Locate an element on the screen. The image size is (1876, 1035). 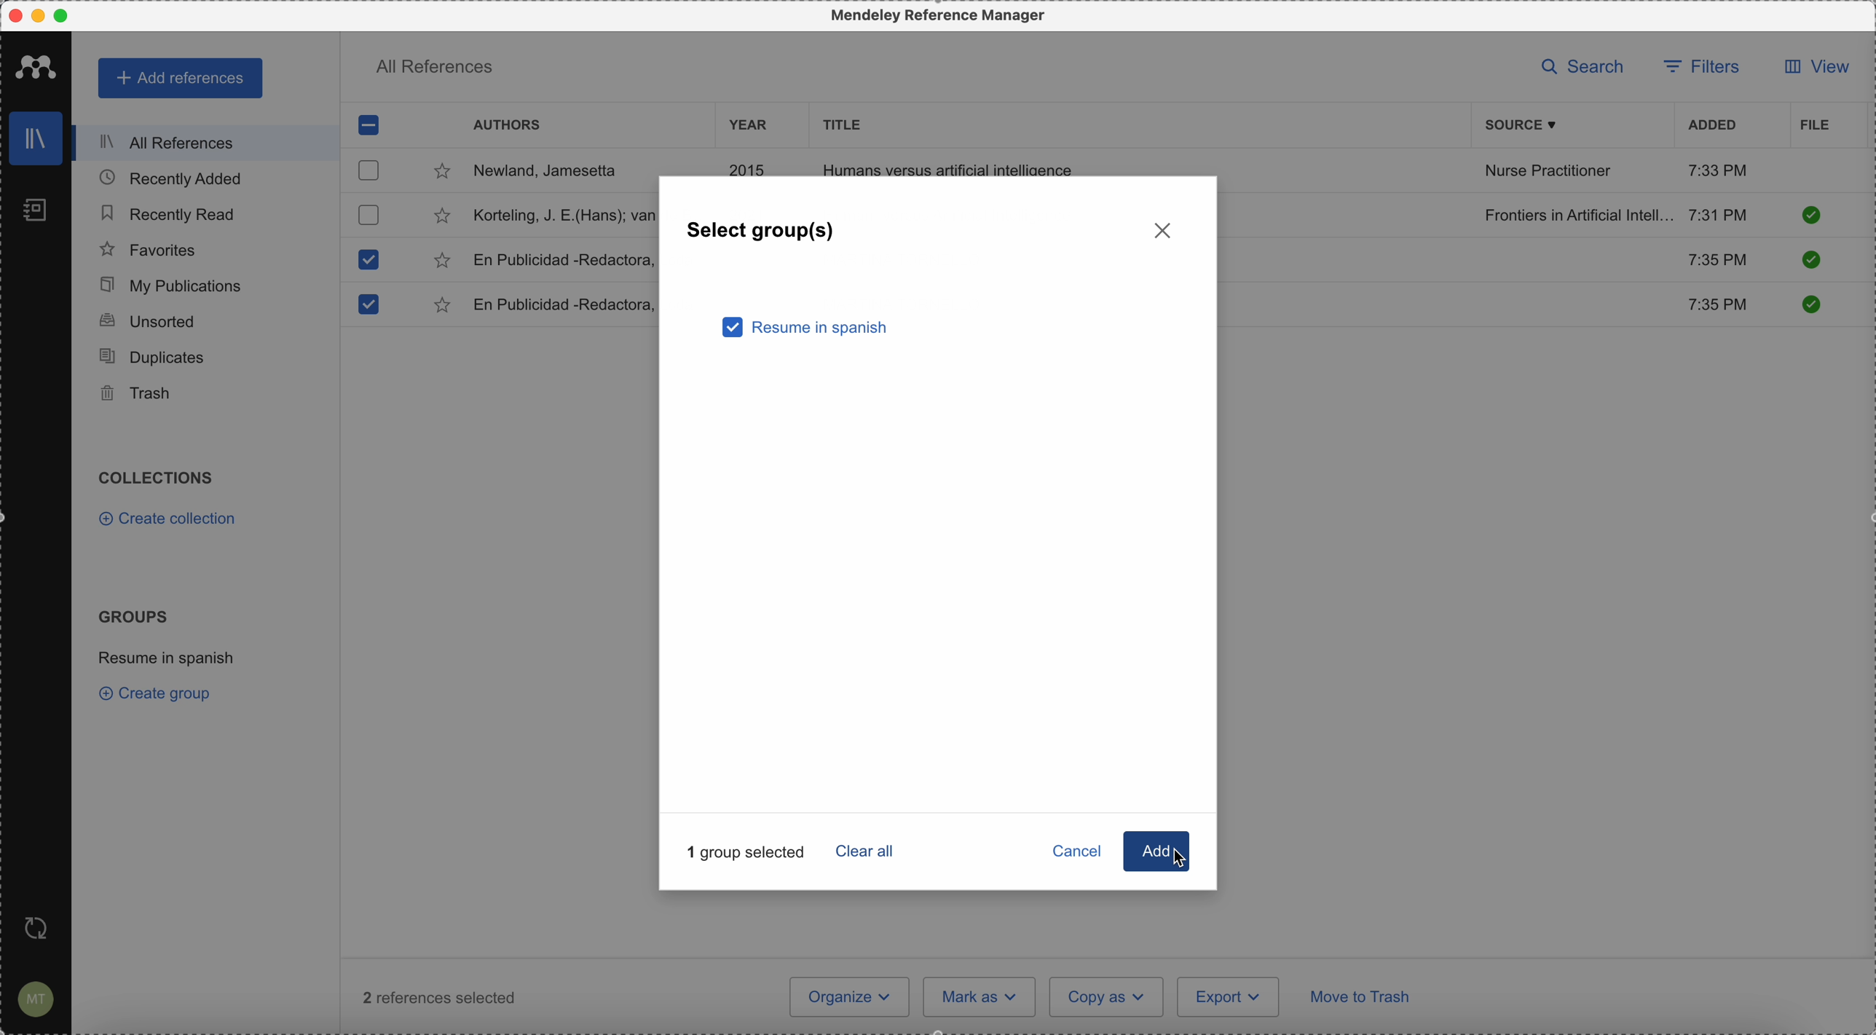
recently read is located at coordinates (167, 211).